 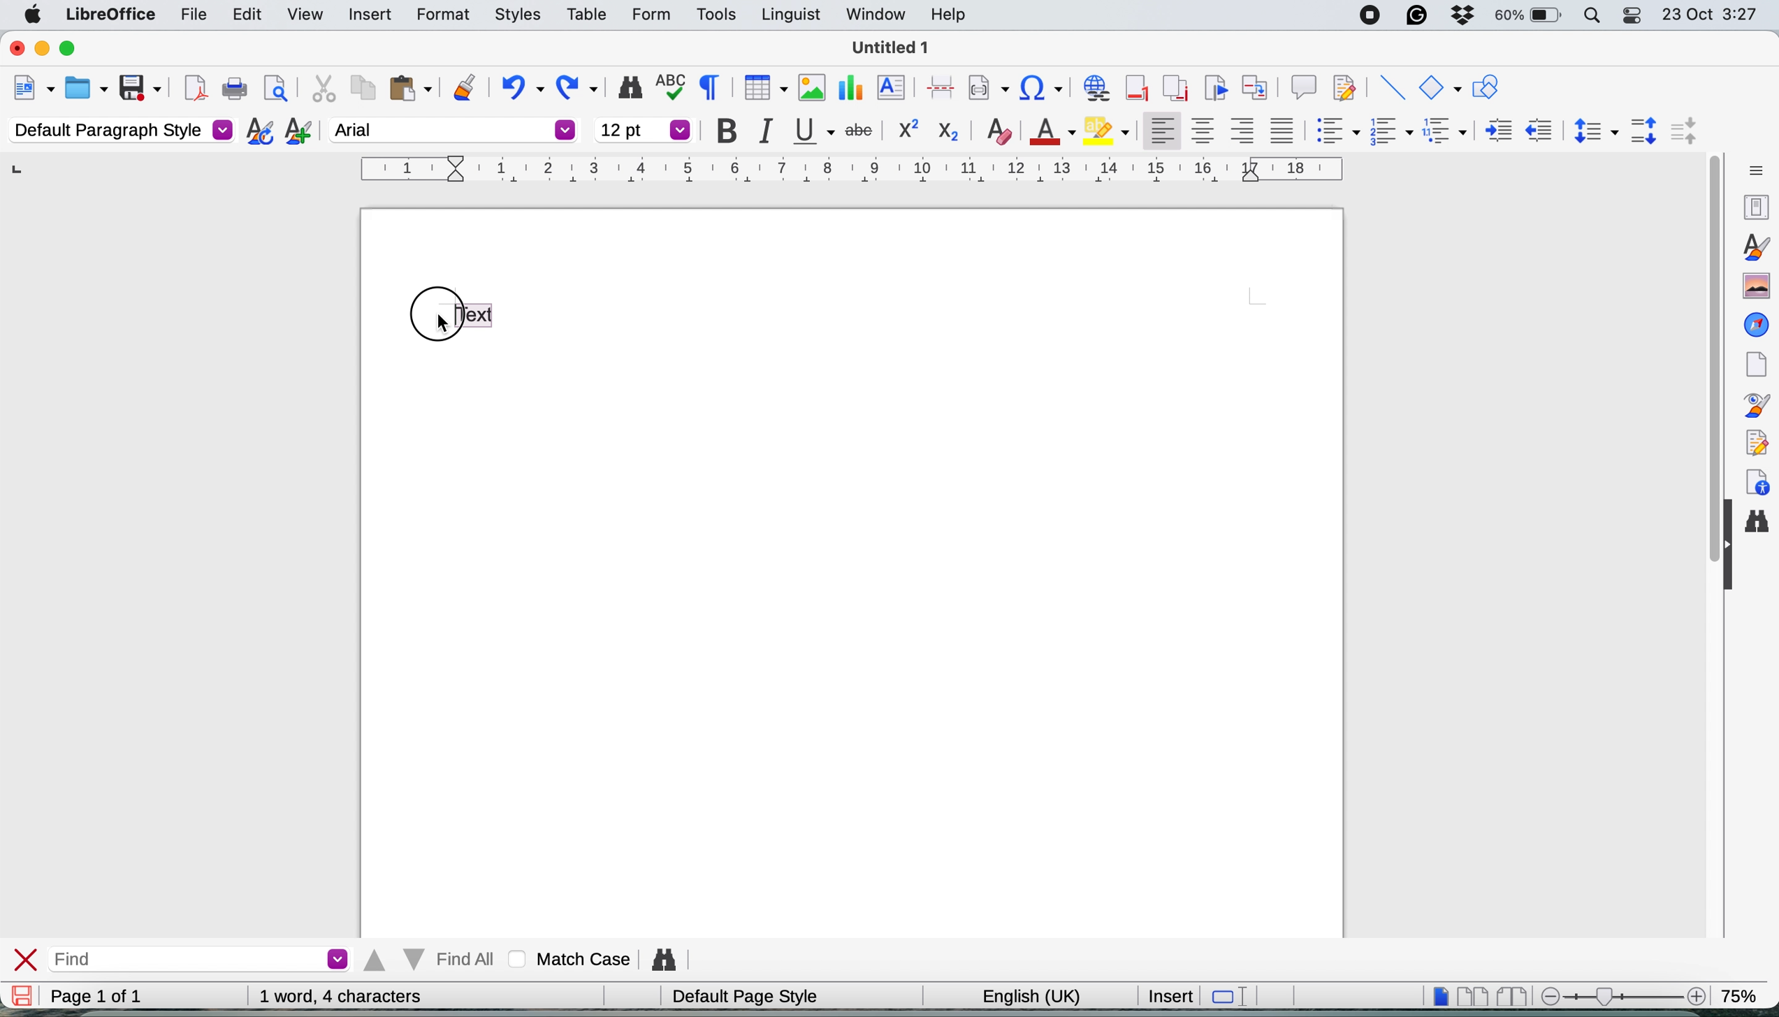 What do you see at coordinates (1283, 129) in the screenshot?
I see `justified` at bounding box center [1283, 129].